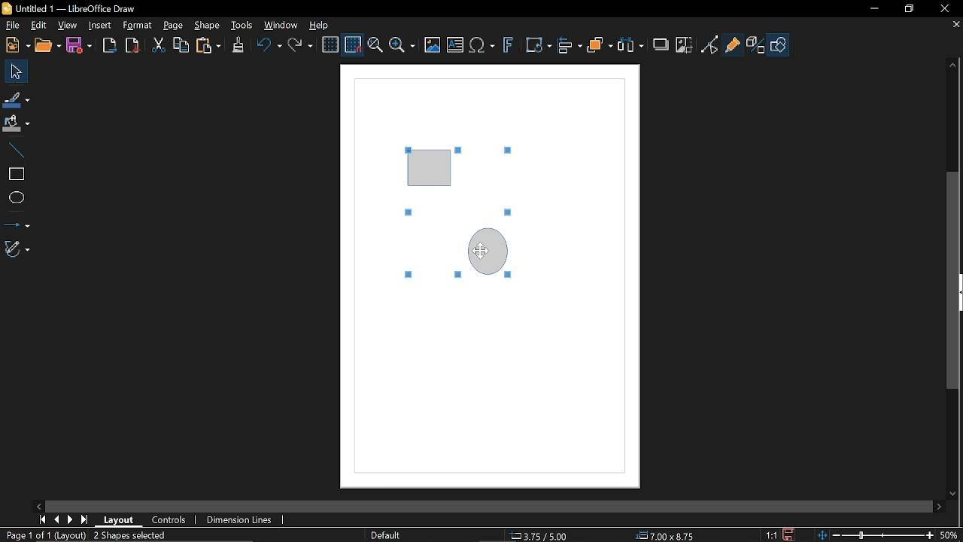 Image resolution: width=963 pixels, height=542 pixels. What do you see at coordinates (953, 495) in the screenshot?
I see `Move down` at bounding box center [953, 495].